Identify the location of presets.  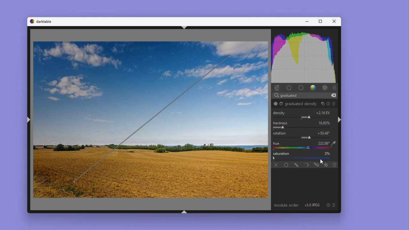
(336, 87).